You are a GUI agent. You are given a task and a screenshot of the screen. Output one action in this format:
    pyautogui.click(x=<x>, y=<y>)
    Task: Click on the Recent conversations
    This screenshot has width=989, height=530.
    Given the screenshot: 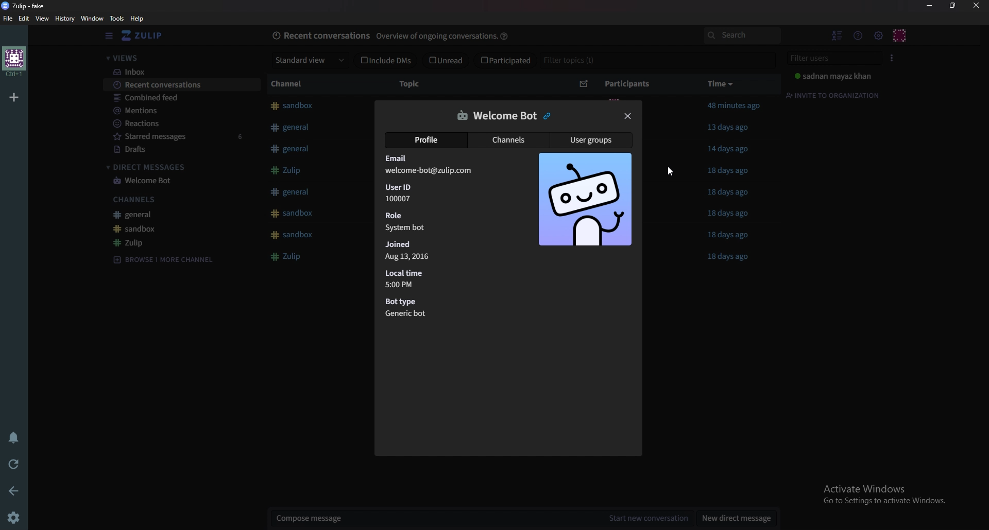 What is the action you would take?
    pyautogui.click(x=320, y=36)
    